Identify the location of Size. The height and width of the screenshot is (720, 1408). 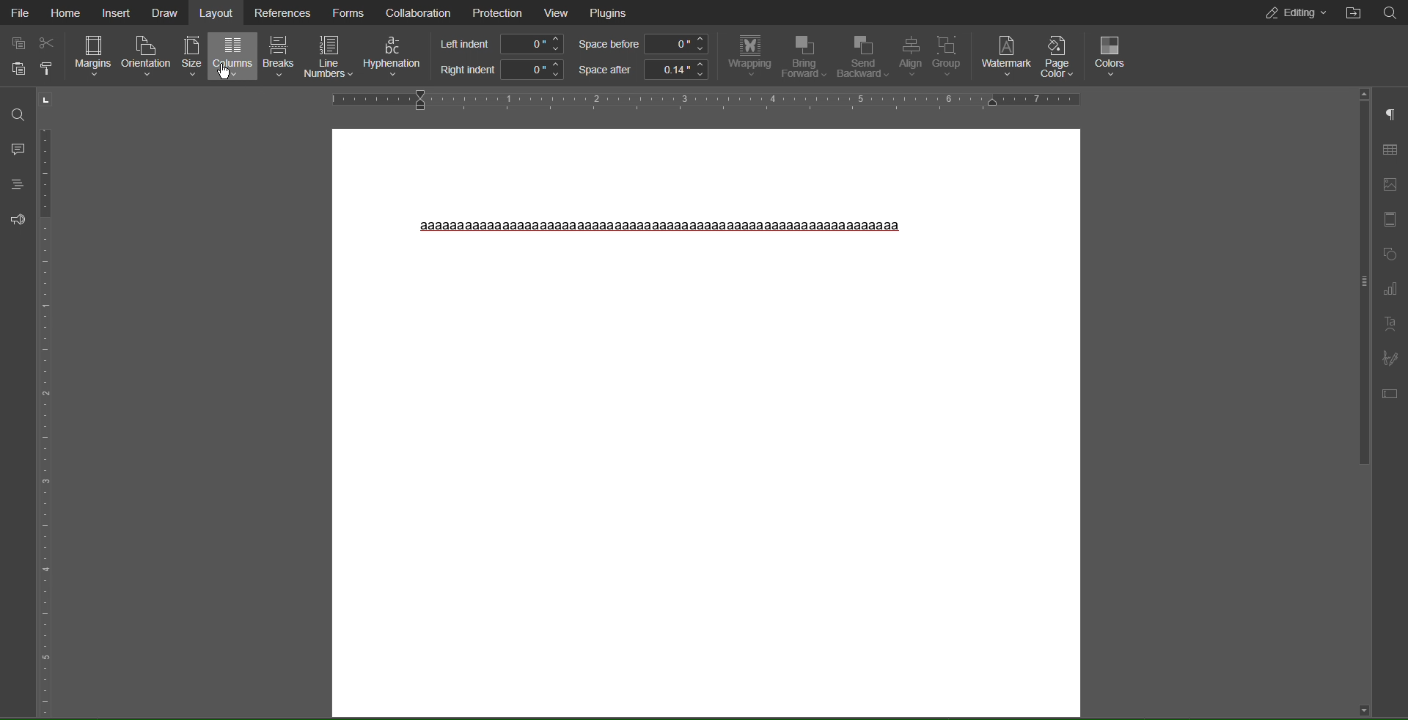
(193, 57).